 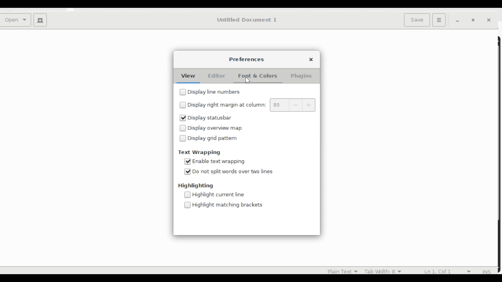 I want to click on checked checkbox, so click(x=187, y=162).